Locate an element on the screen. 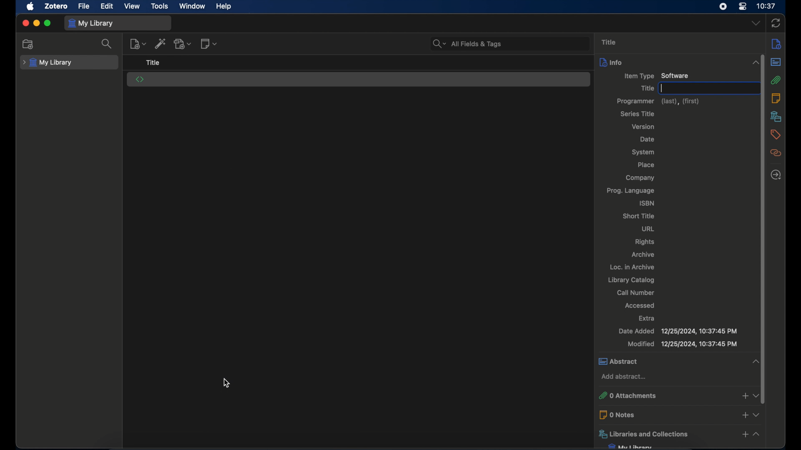  help is located at coordinates (223, 7).